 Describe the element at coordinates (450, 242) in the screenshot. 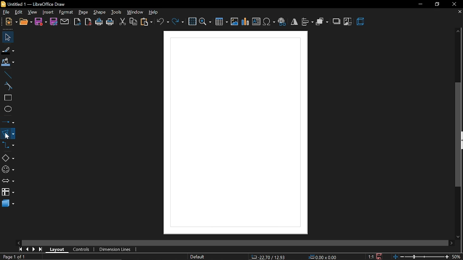

I see `move right` at that location.